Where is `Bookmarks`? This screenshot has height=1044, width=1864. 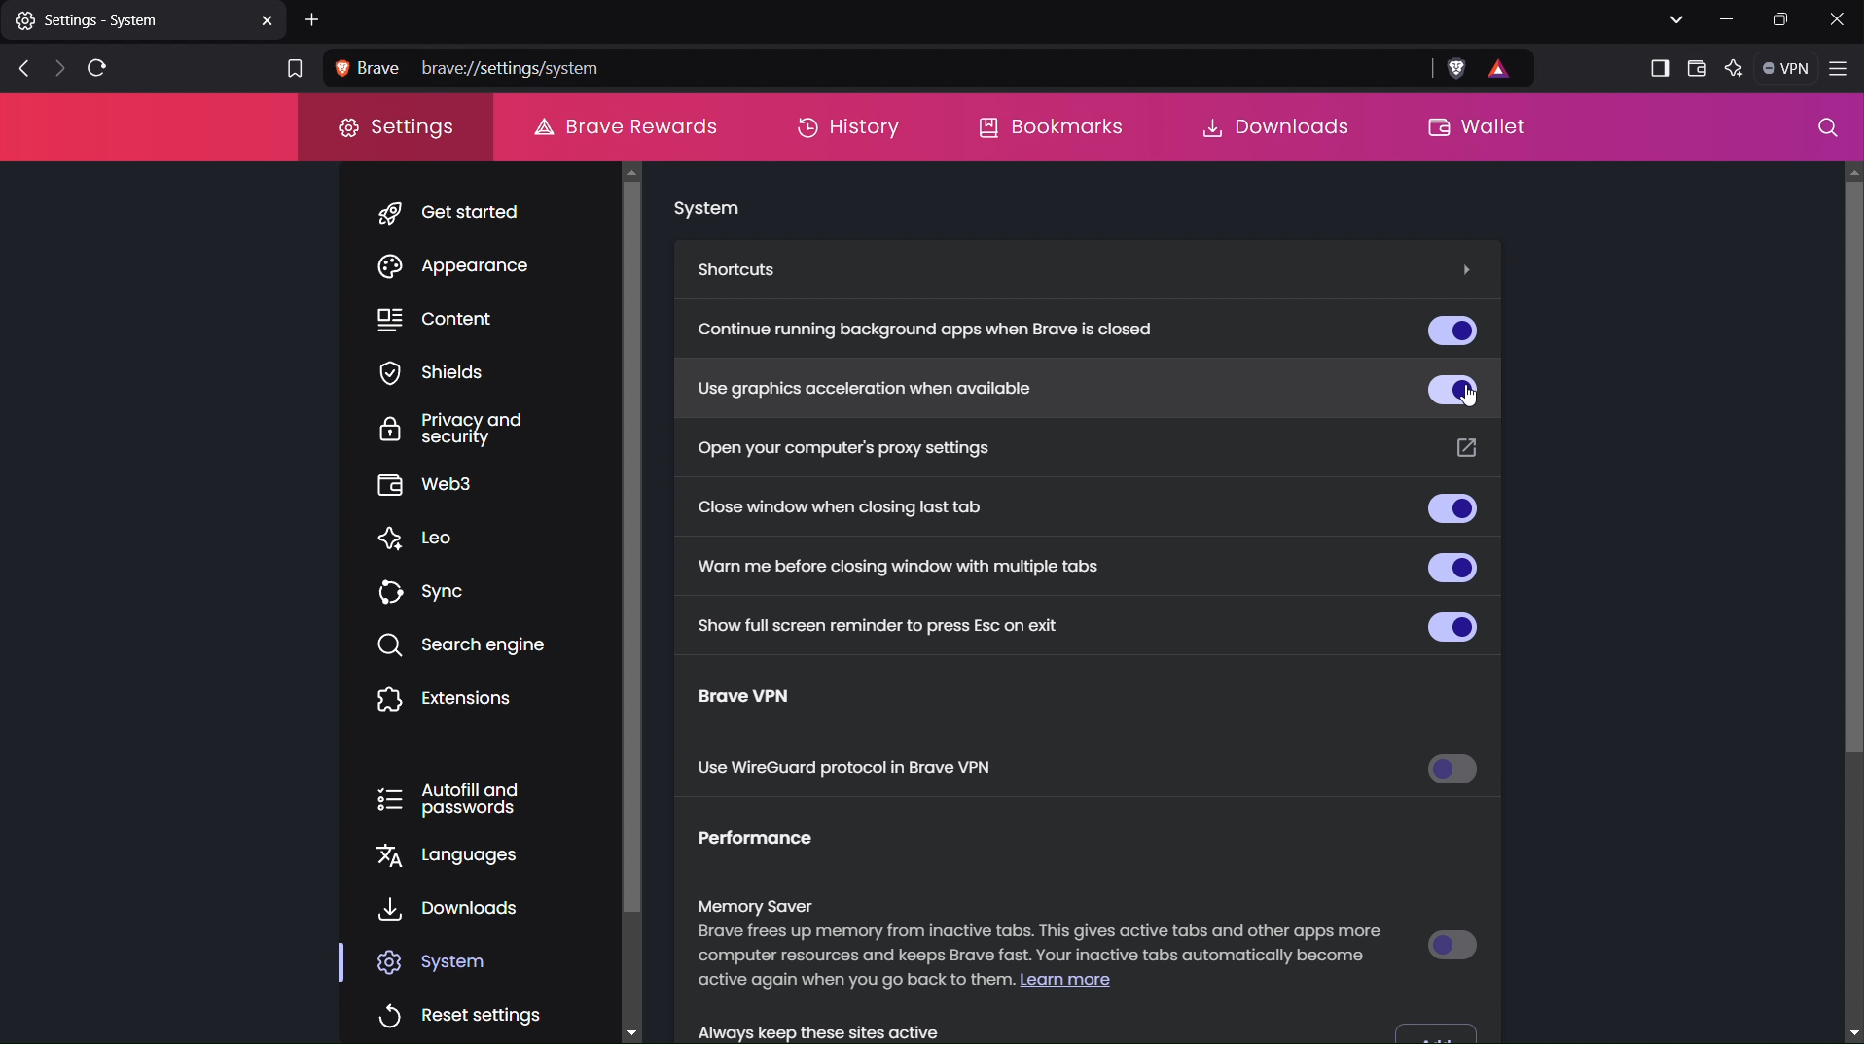 Bookmarks is located at coordinates (1049, 128).